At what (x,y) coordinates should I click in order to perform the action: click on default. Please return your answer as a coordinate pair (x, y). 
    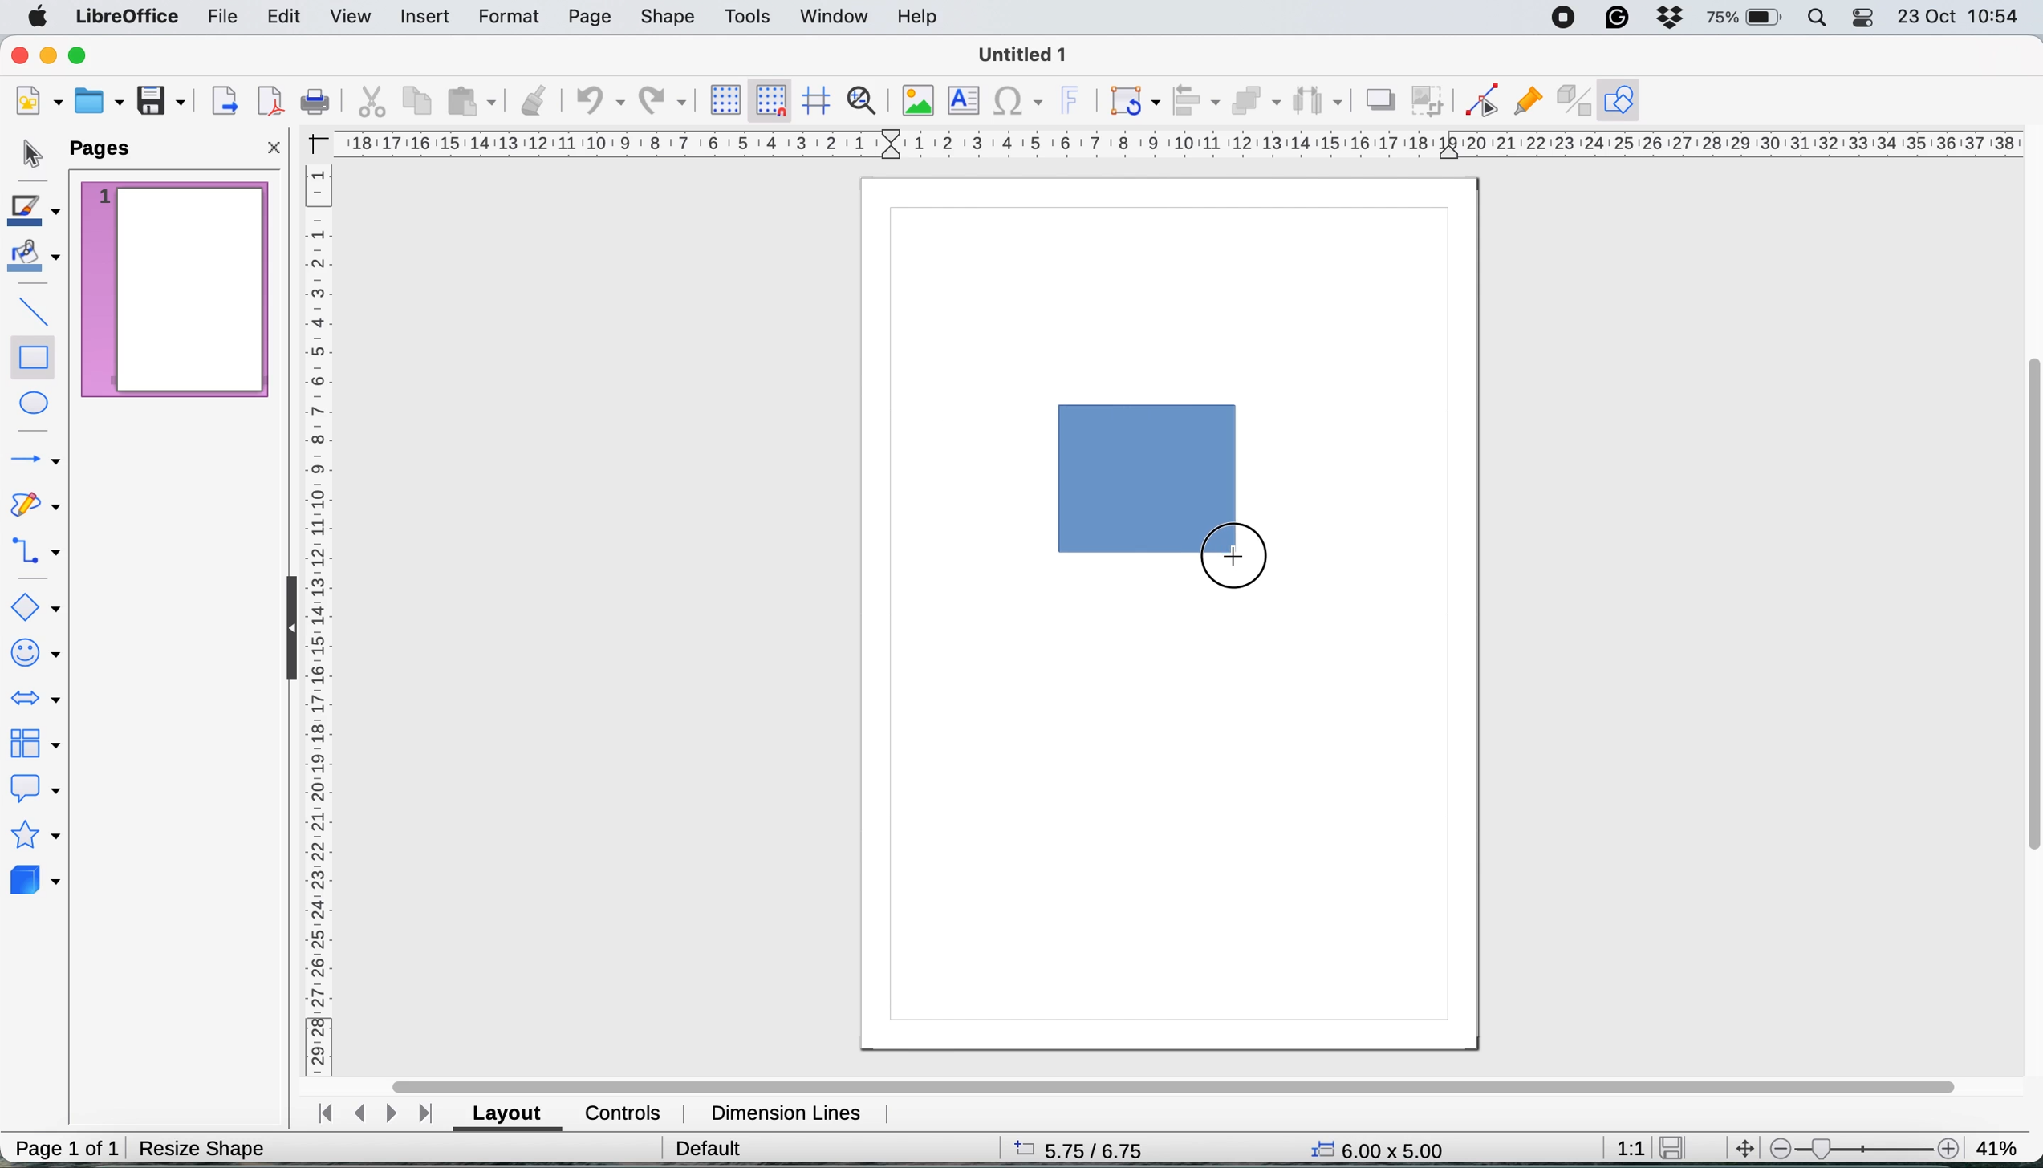
    Looking at the image, I should click on (708, 1146).